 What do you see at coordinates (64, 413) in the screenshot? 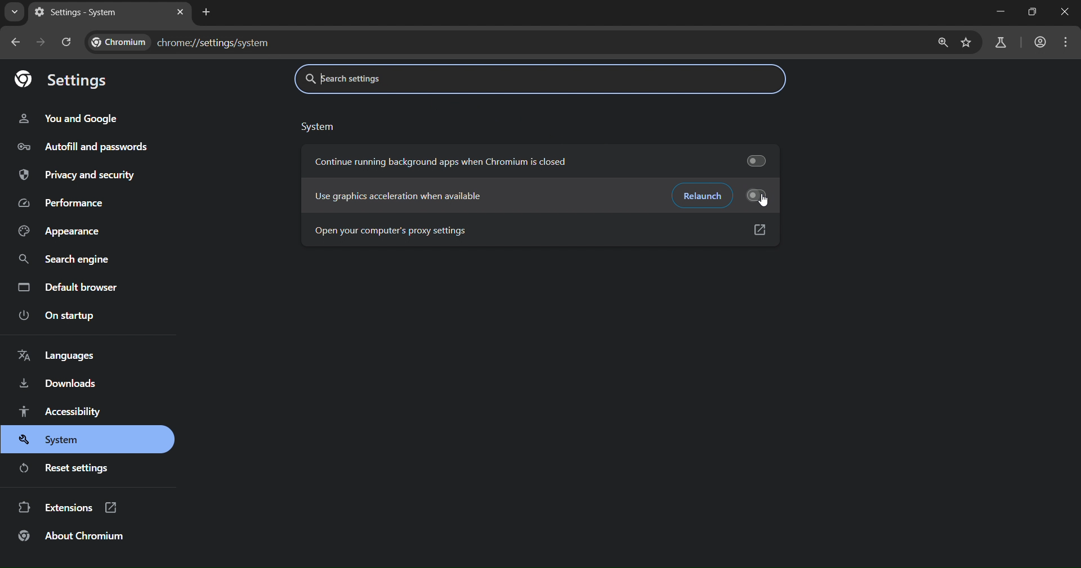
I see `accessibility` at bounding box center [64, 413].